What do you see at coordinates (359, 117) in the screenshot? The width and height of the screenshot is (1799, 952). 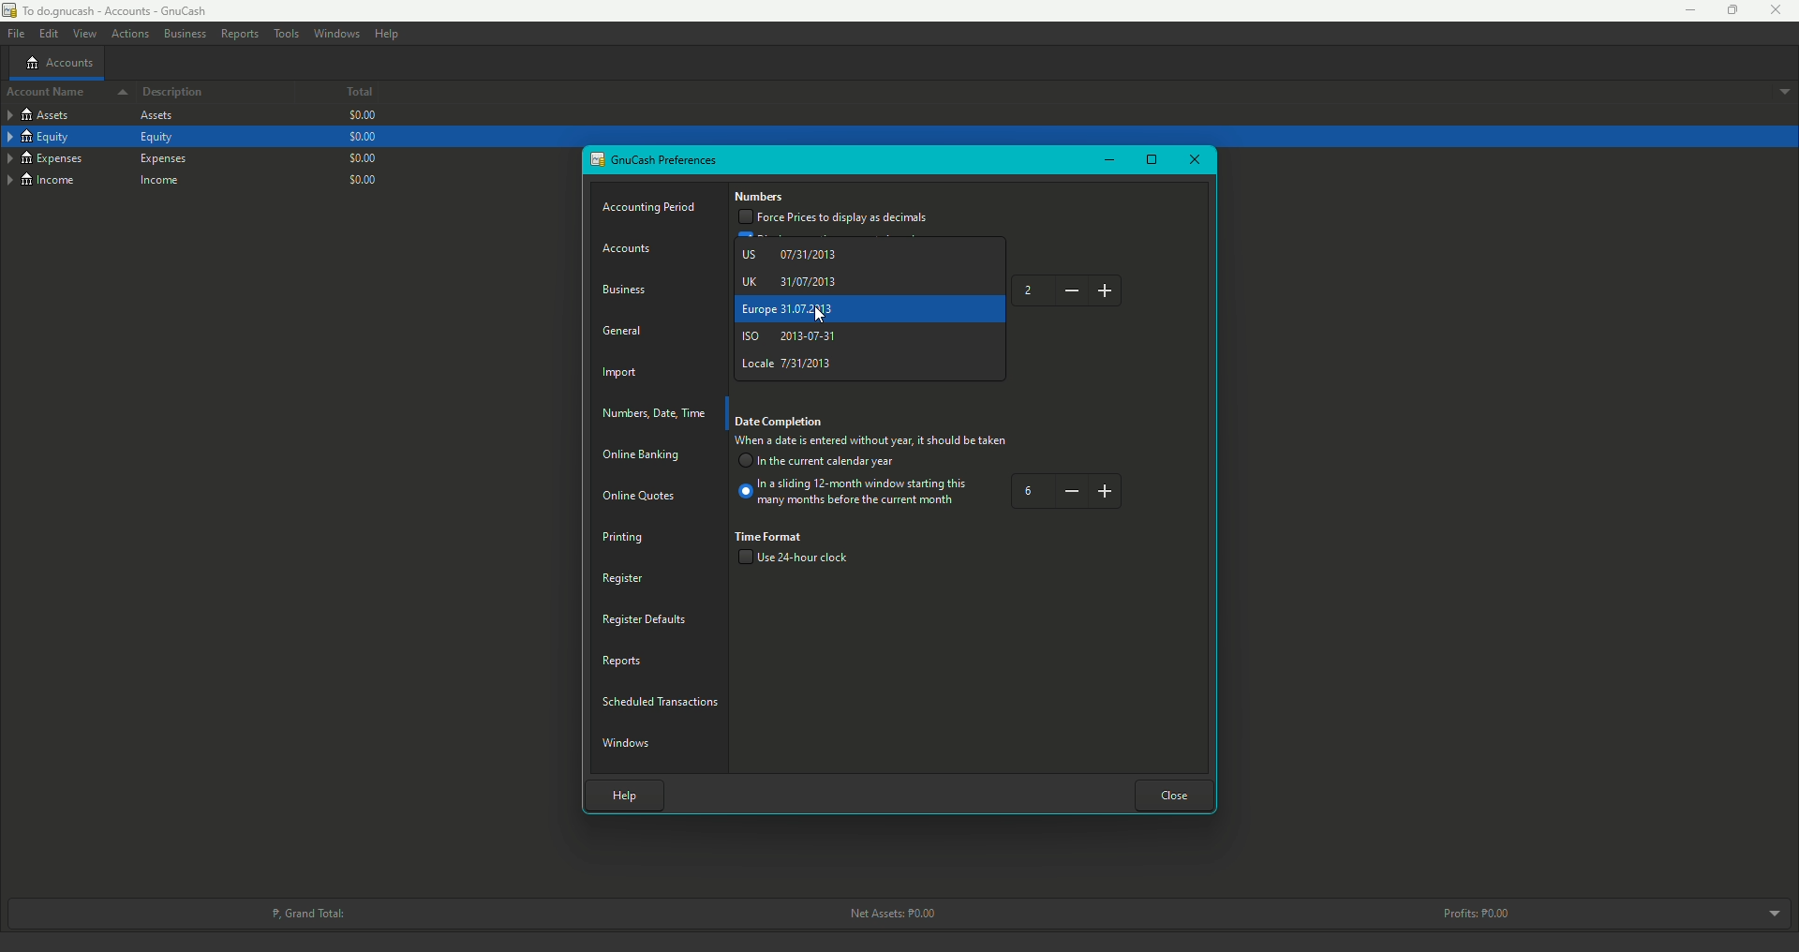 I see `$0` at bounding box center [359, 117].